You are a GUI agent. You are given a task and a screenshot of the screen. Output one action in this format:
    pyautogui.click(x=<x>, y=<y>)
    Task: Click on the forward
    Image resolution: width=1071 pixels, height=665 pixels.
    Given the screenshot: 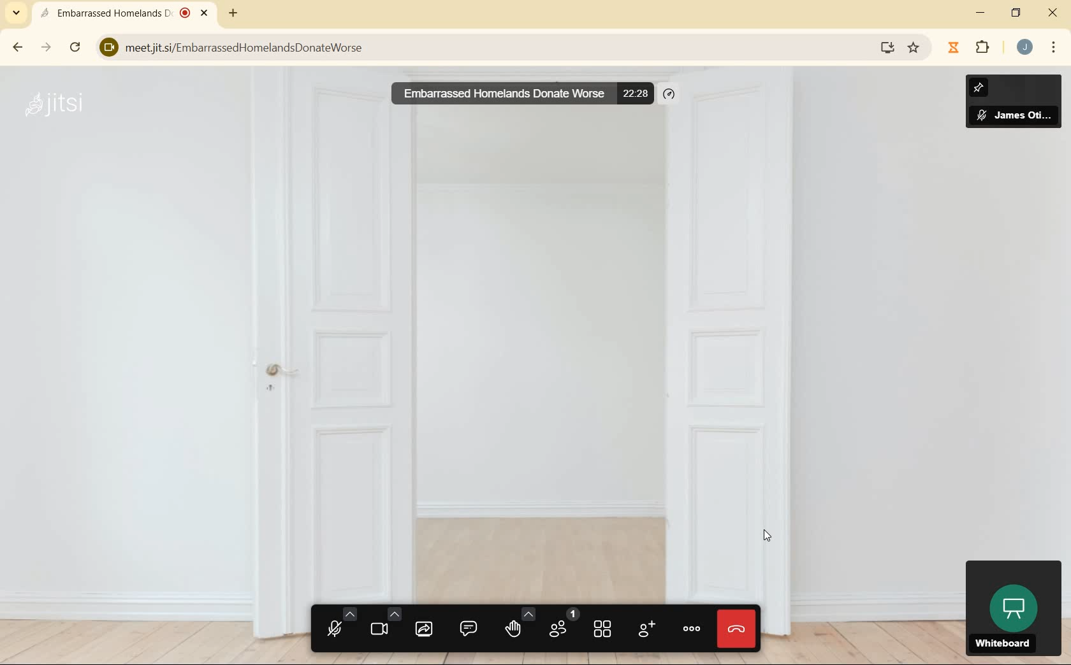 What is the action you would take?
    pyautogui.click(x=47, y=48)
    